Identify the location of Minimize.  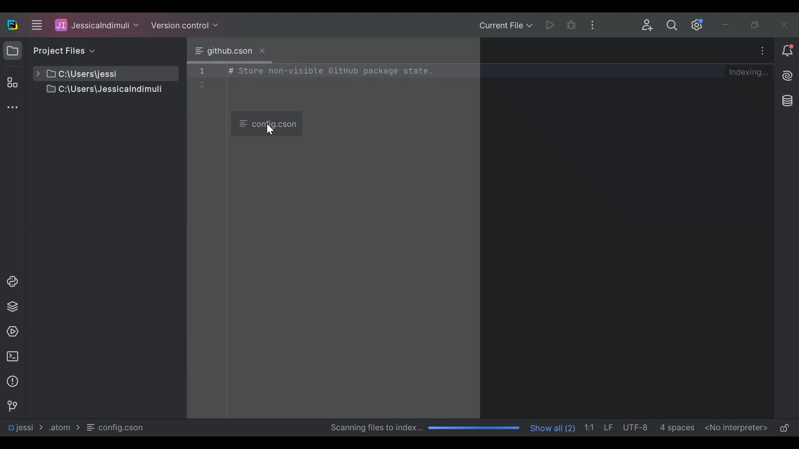
(730, 25).